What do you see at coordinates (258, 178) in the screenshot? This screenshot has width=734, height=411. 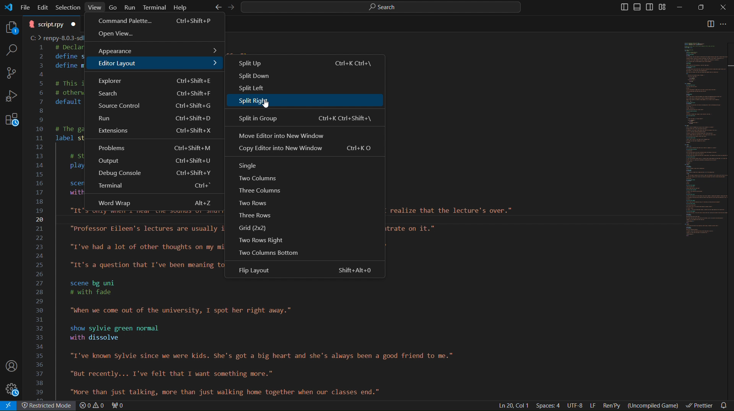 I see `Two Columns` at bounding box center [258, 178].